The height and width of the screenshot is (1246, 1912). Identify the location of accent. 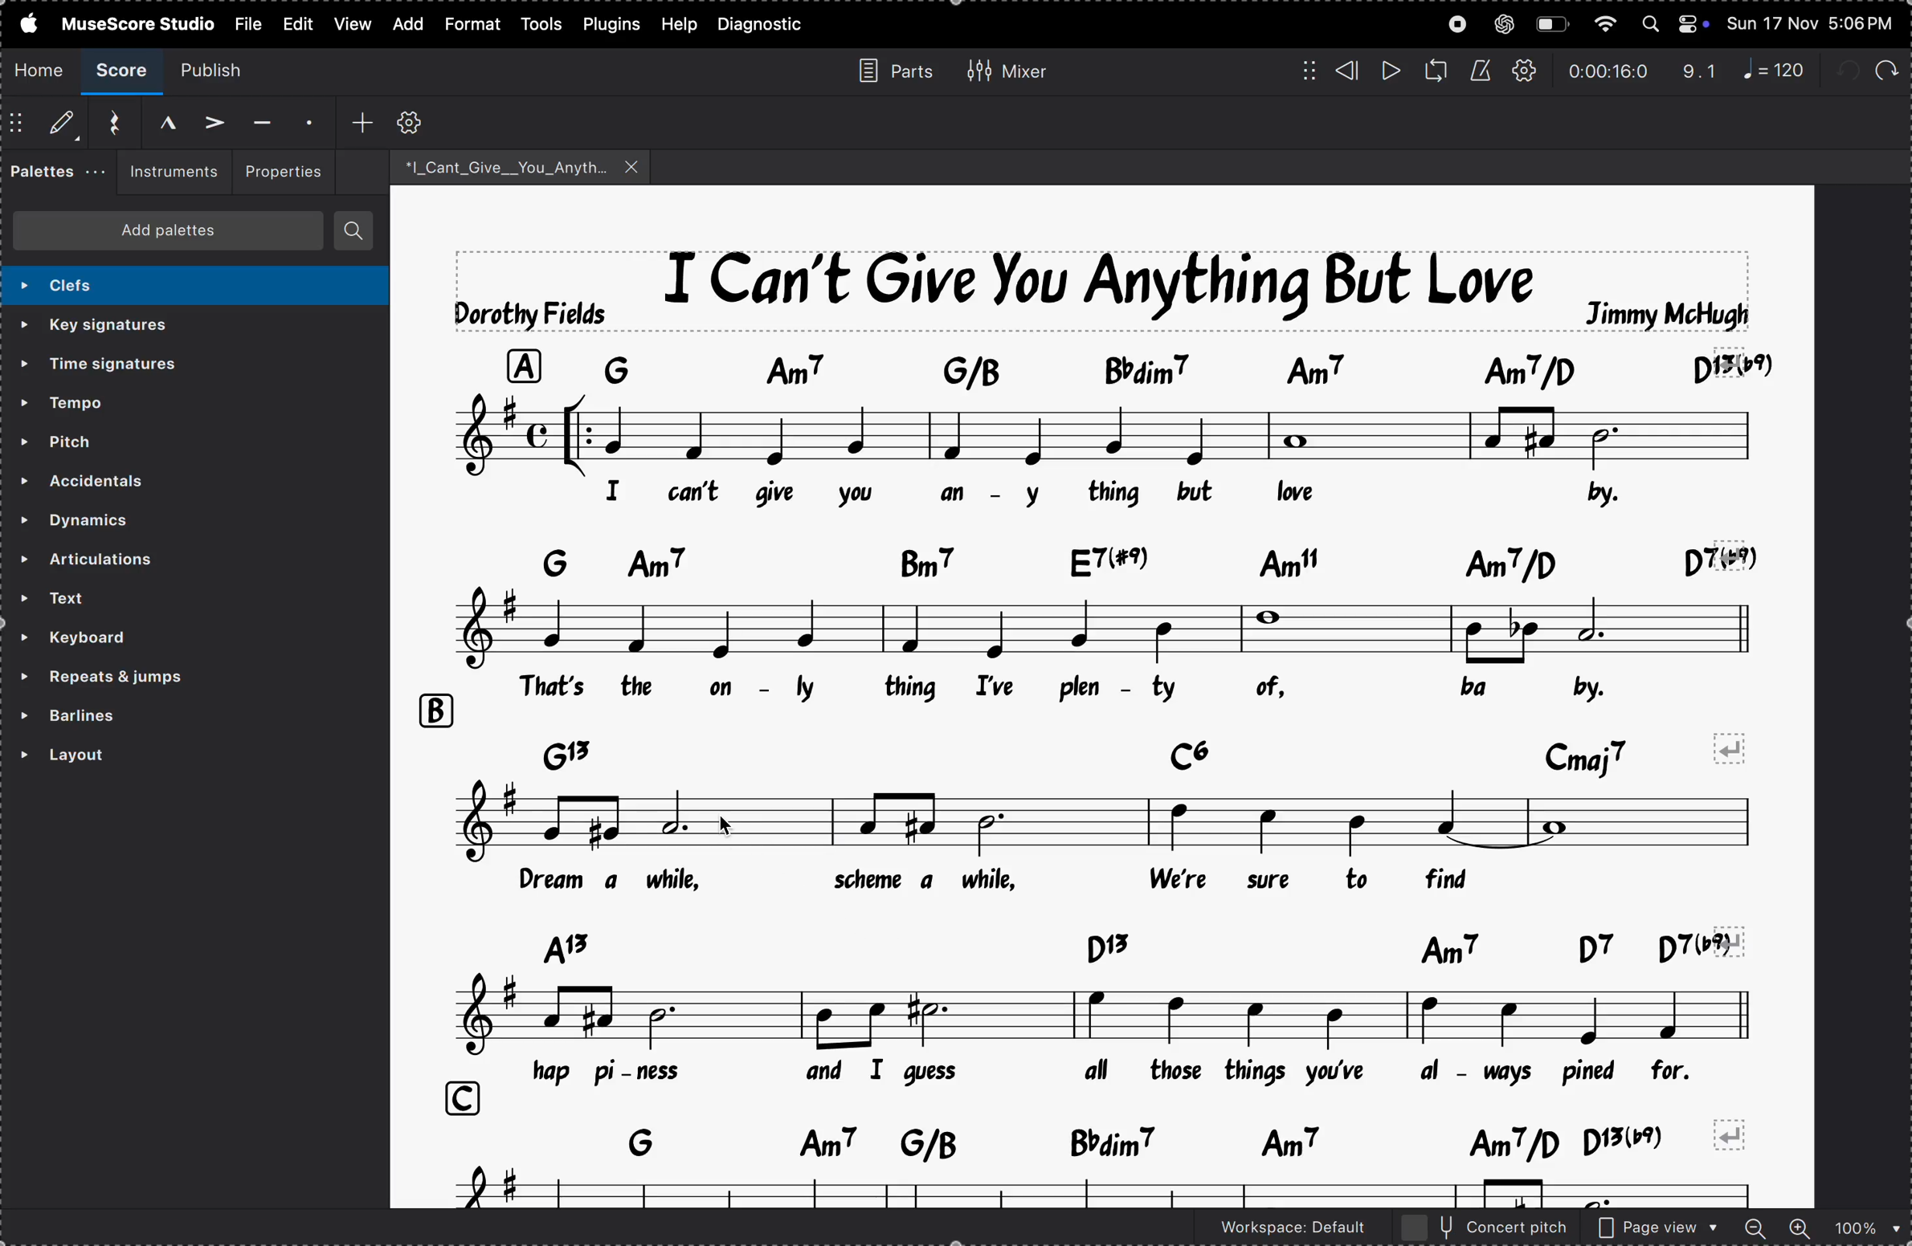
(207, 120).